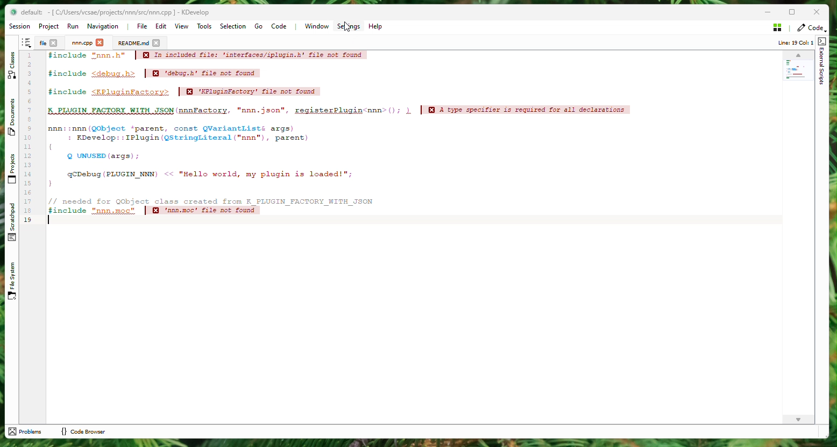 The width and height of the screenshot is (837, 447). Describe the element at coordinates (775, 27) in the screenshot. I see `Stash` at that location.